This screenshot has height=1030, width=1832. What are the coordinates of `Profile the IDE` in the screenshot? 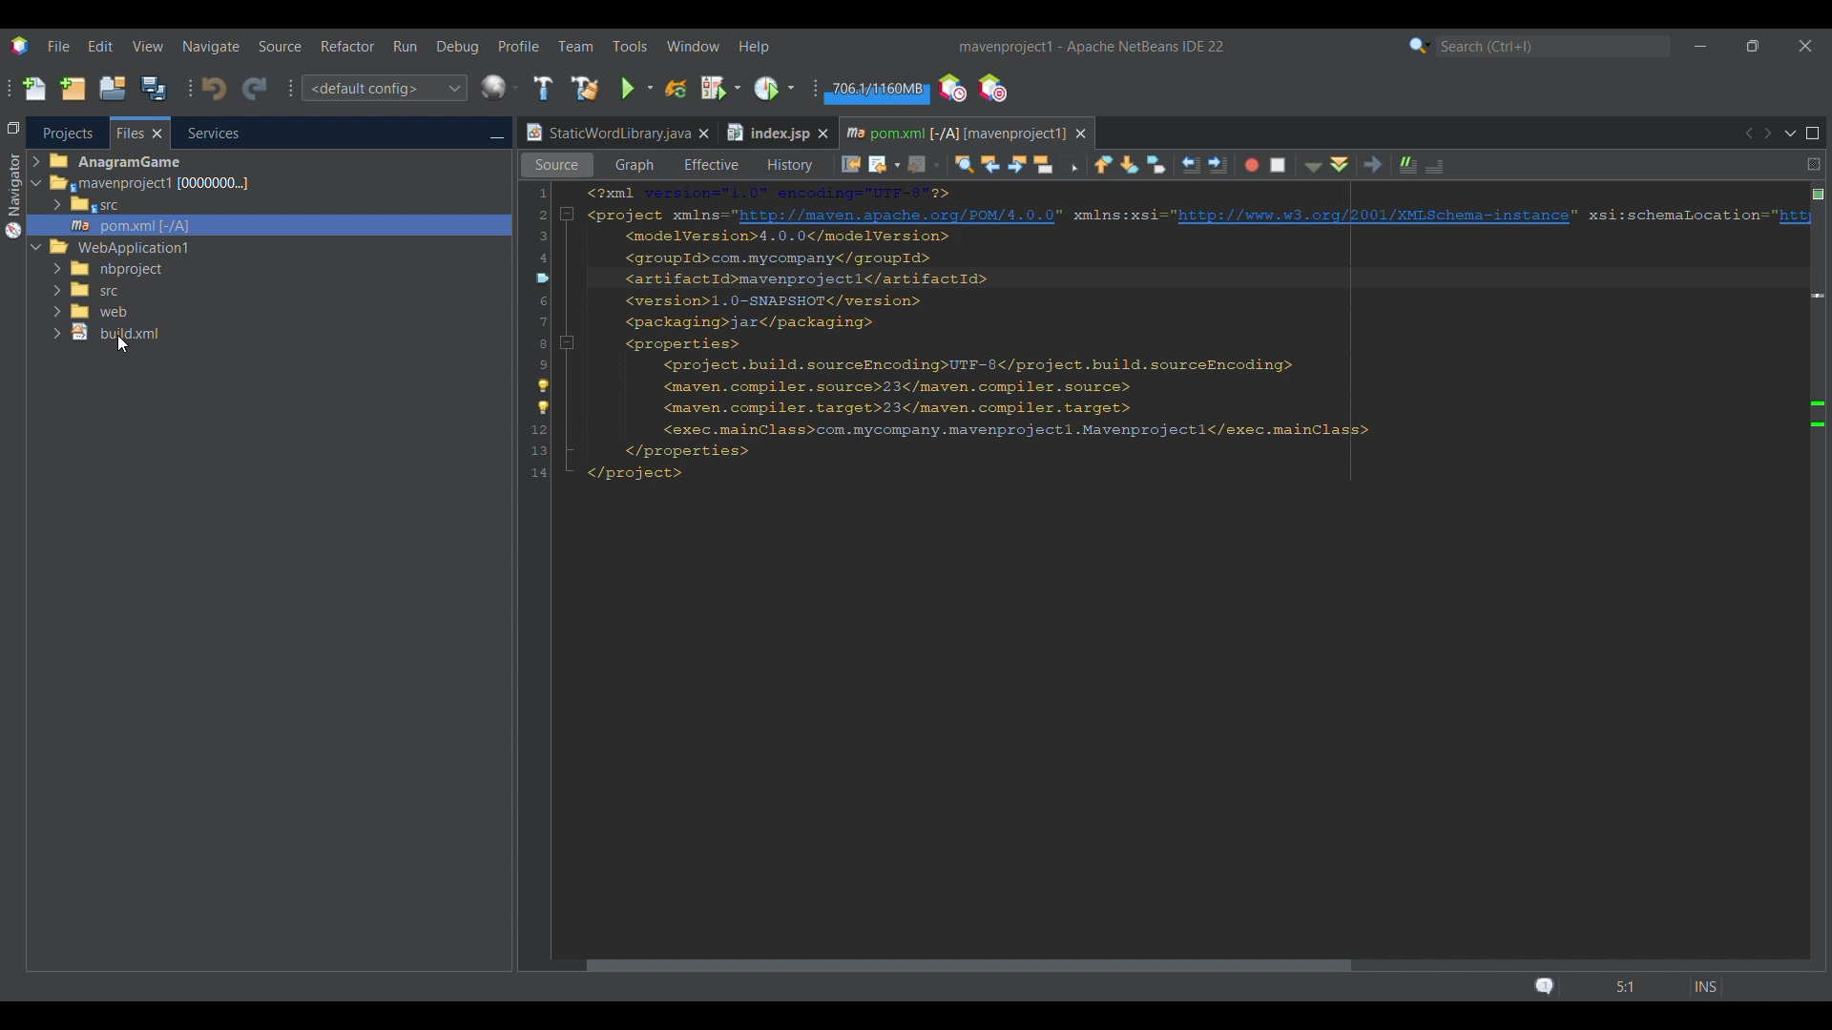 It's located at (953, 89).